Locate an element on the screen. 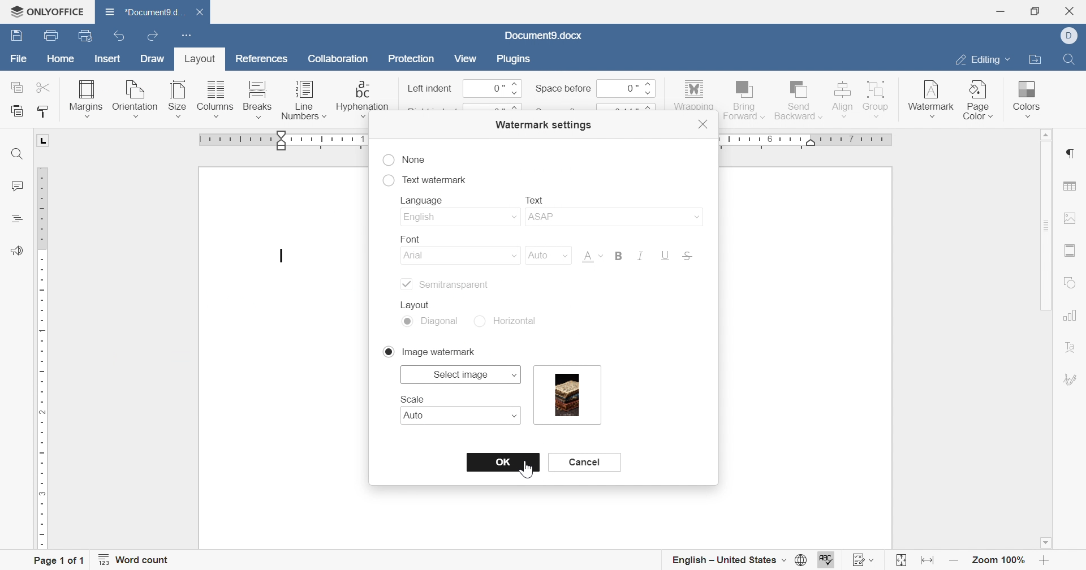 Image resolution: width=1086 pixels, height=570 pixels. paste is located at coordinates (17, 111).